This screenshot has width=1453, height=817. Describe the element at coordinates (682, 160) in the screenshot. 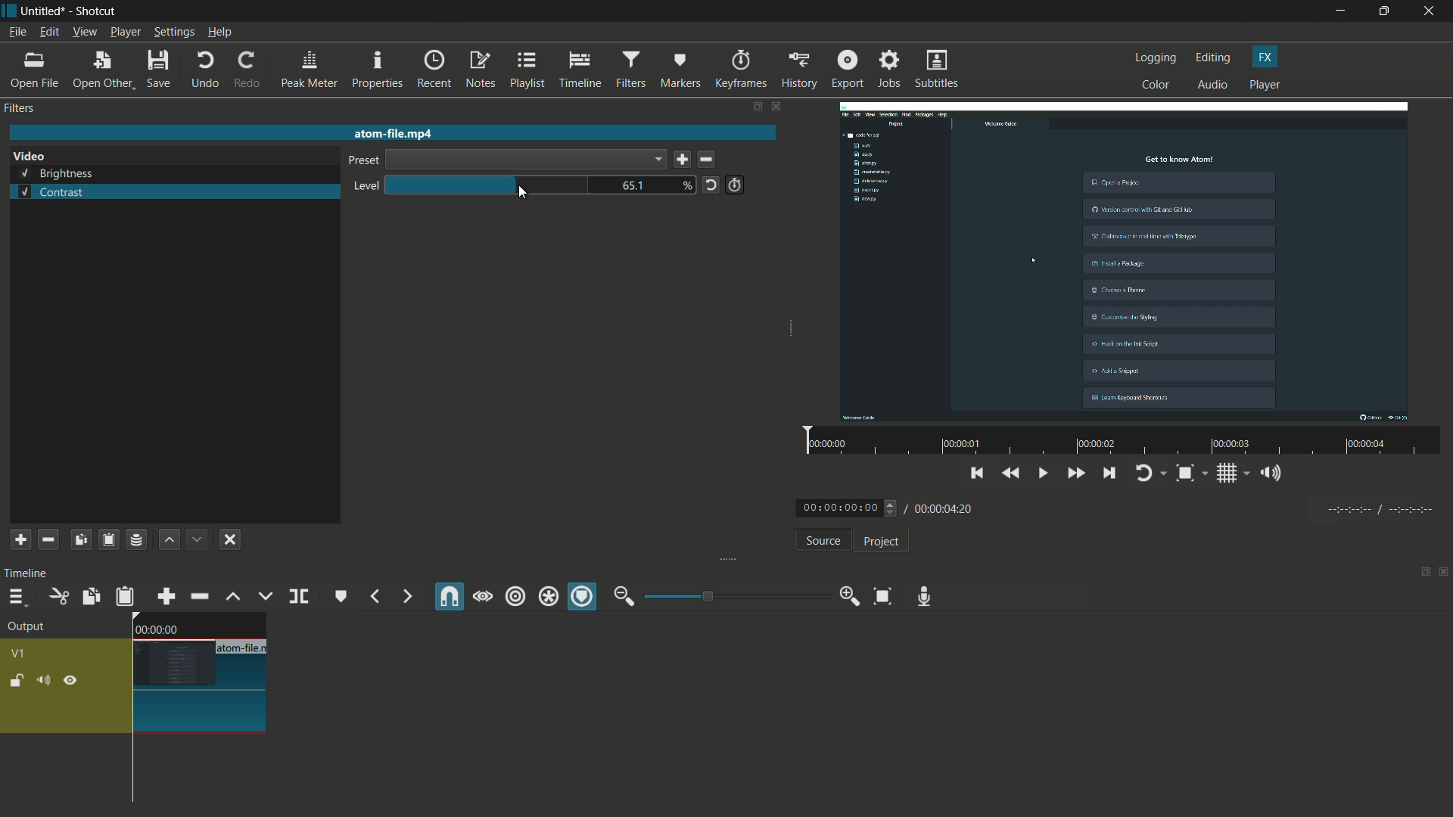

I see `save` at that location.